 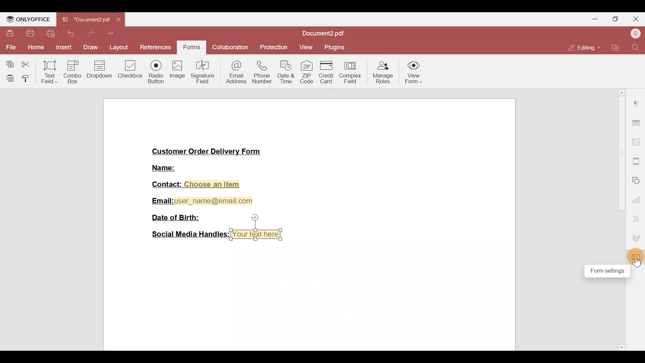 What do you see at coordinates (118, 46) in the screenshot?
I see `Layout` at bounding box center [118, 46].